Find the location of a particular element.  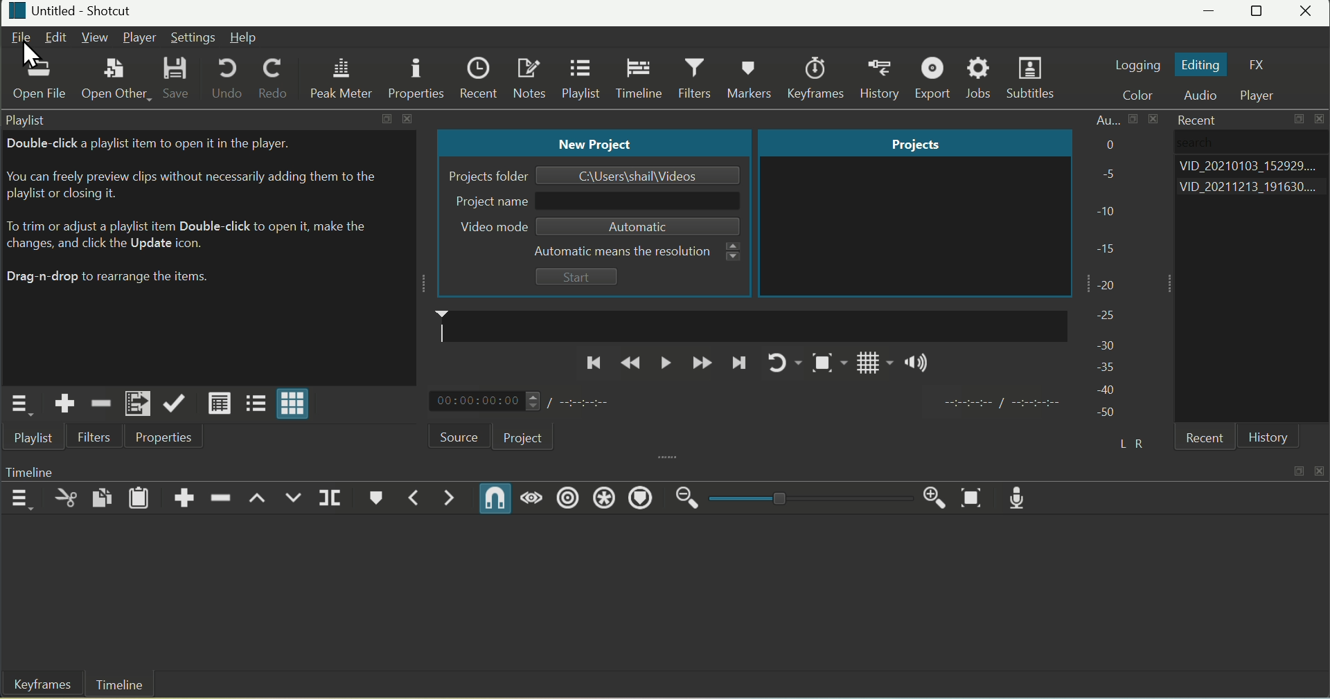

Keyframes is located at coordinates (819, 78).